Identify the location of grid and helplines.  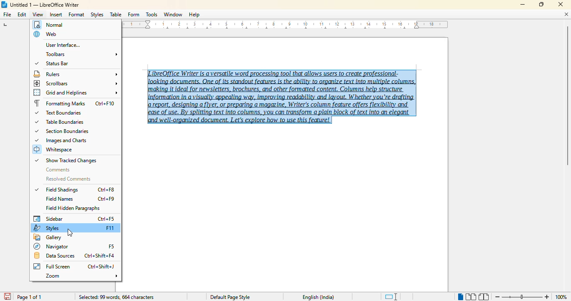
(76, 92).